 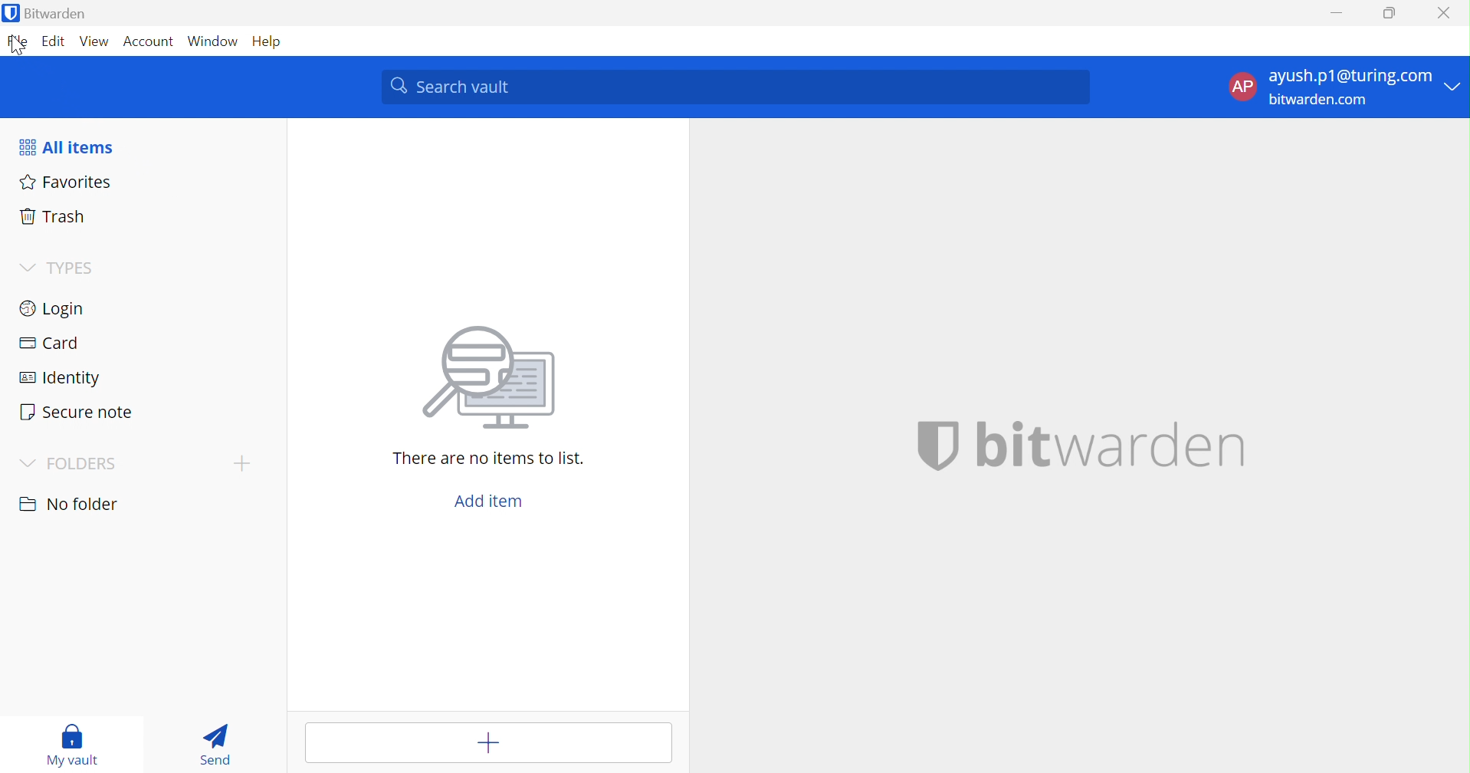 I want to click on Help, so click(x=267, y=44).